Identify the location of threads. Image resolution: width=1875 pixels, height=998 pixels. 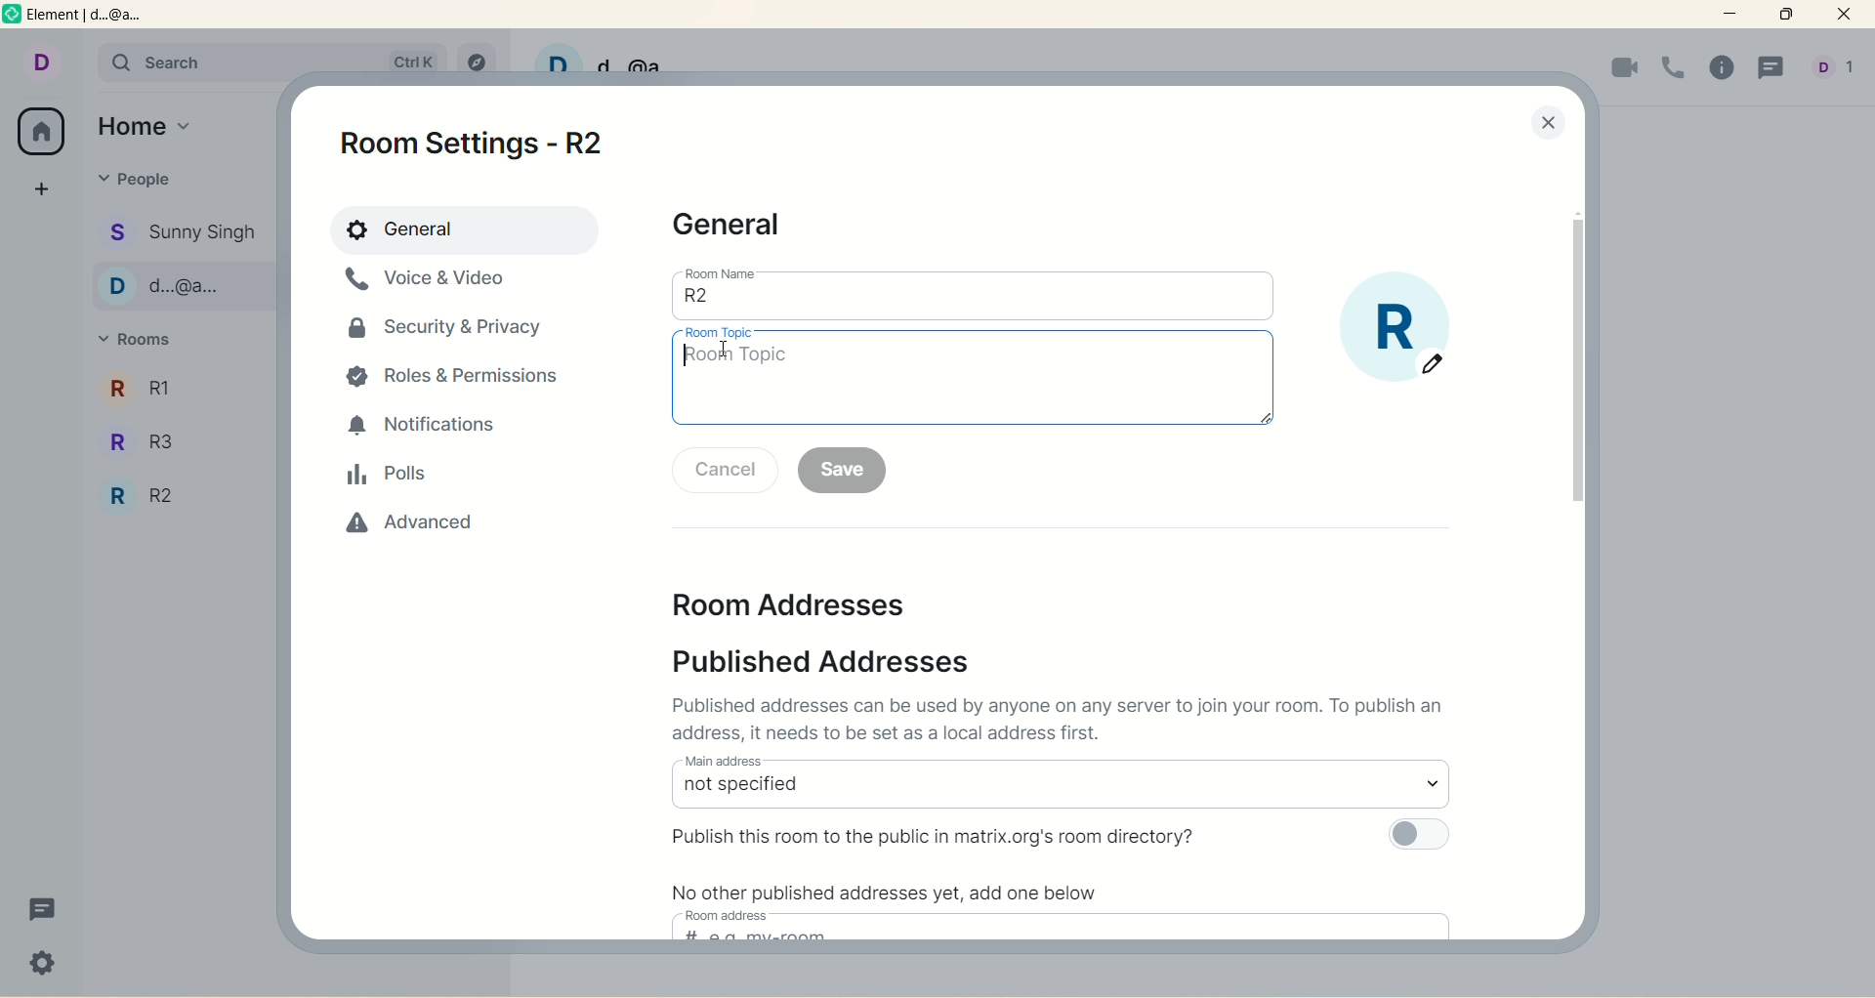
(43, 911).